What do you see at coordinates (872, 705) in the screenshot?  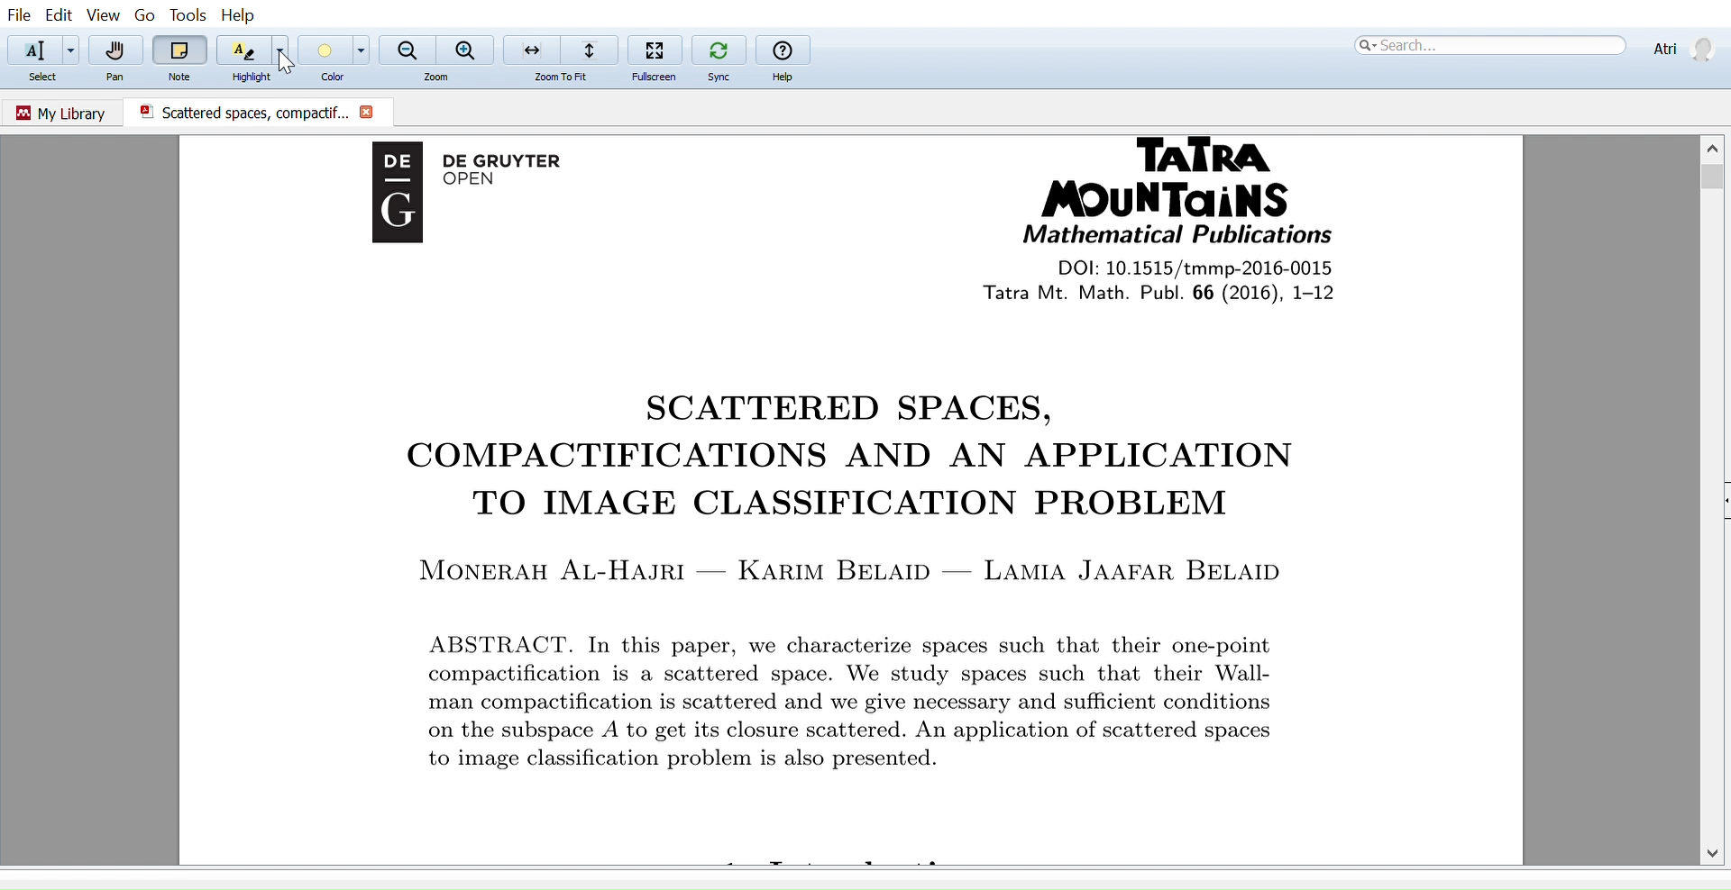 I see `man compactification is scattered and we give necessary and sufficient conditions` at bounding box center [872, 705].